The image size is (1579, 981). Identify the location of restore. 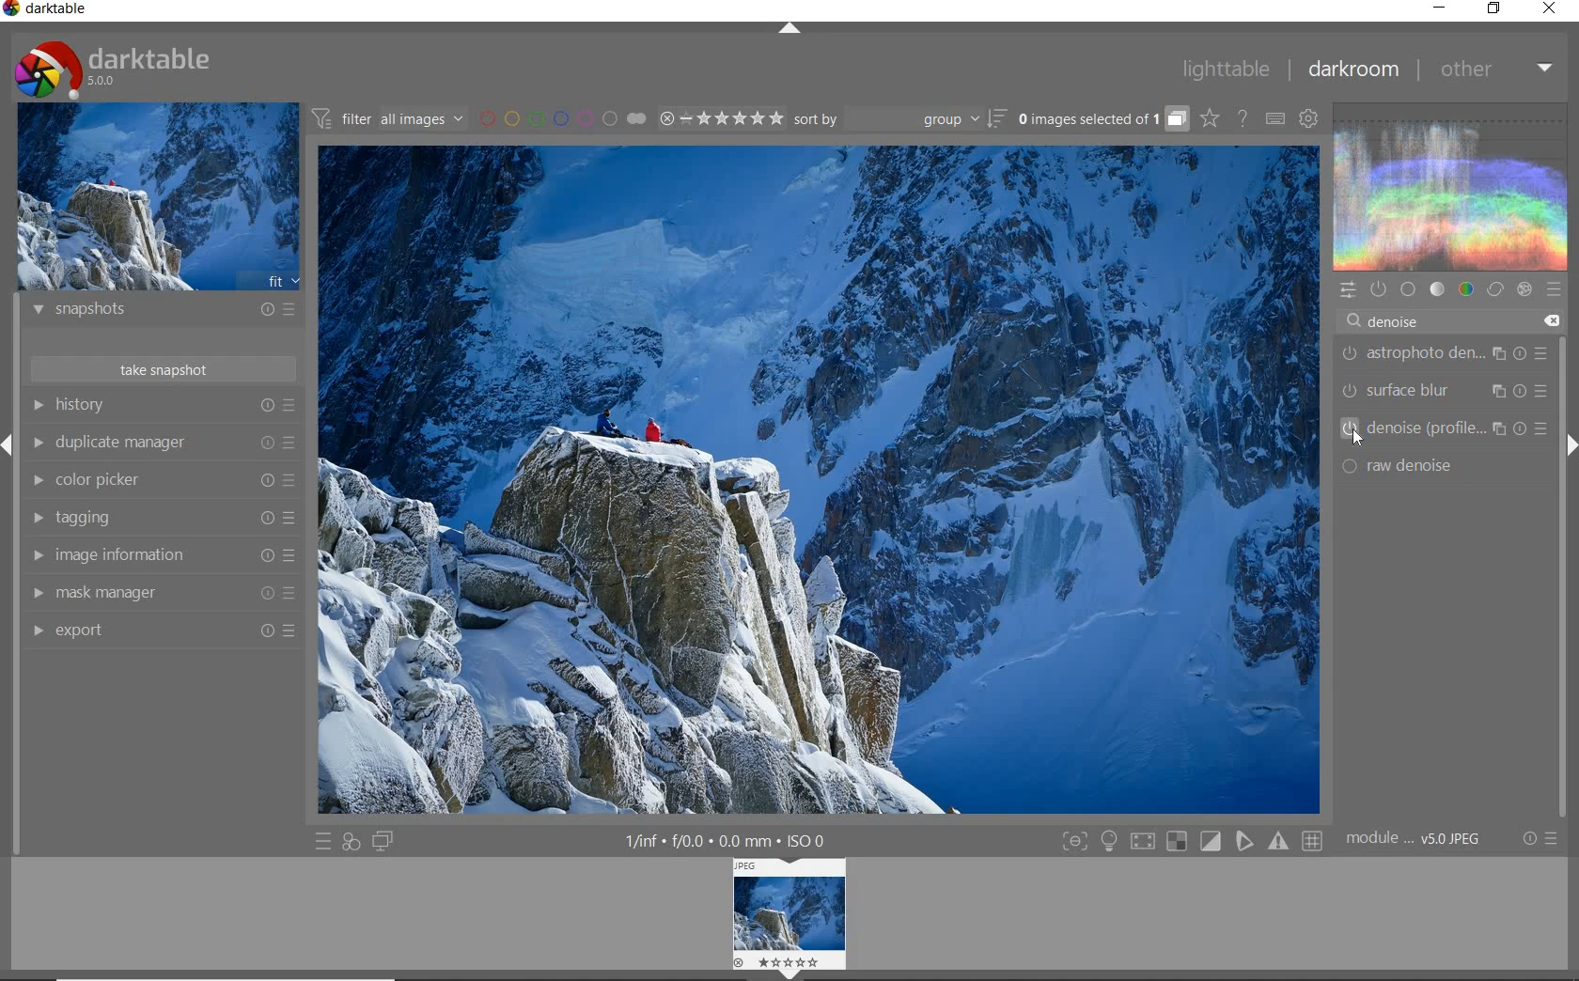
(1496, 10).